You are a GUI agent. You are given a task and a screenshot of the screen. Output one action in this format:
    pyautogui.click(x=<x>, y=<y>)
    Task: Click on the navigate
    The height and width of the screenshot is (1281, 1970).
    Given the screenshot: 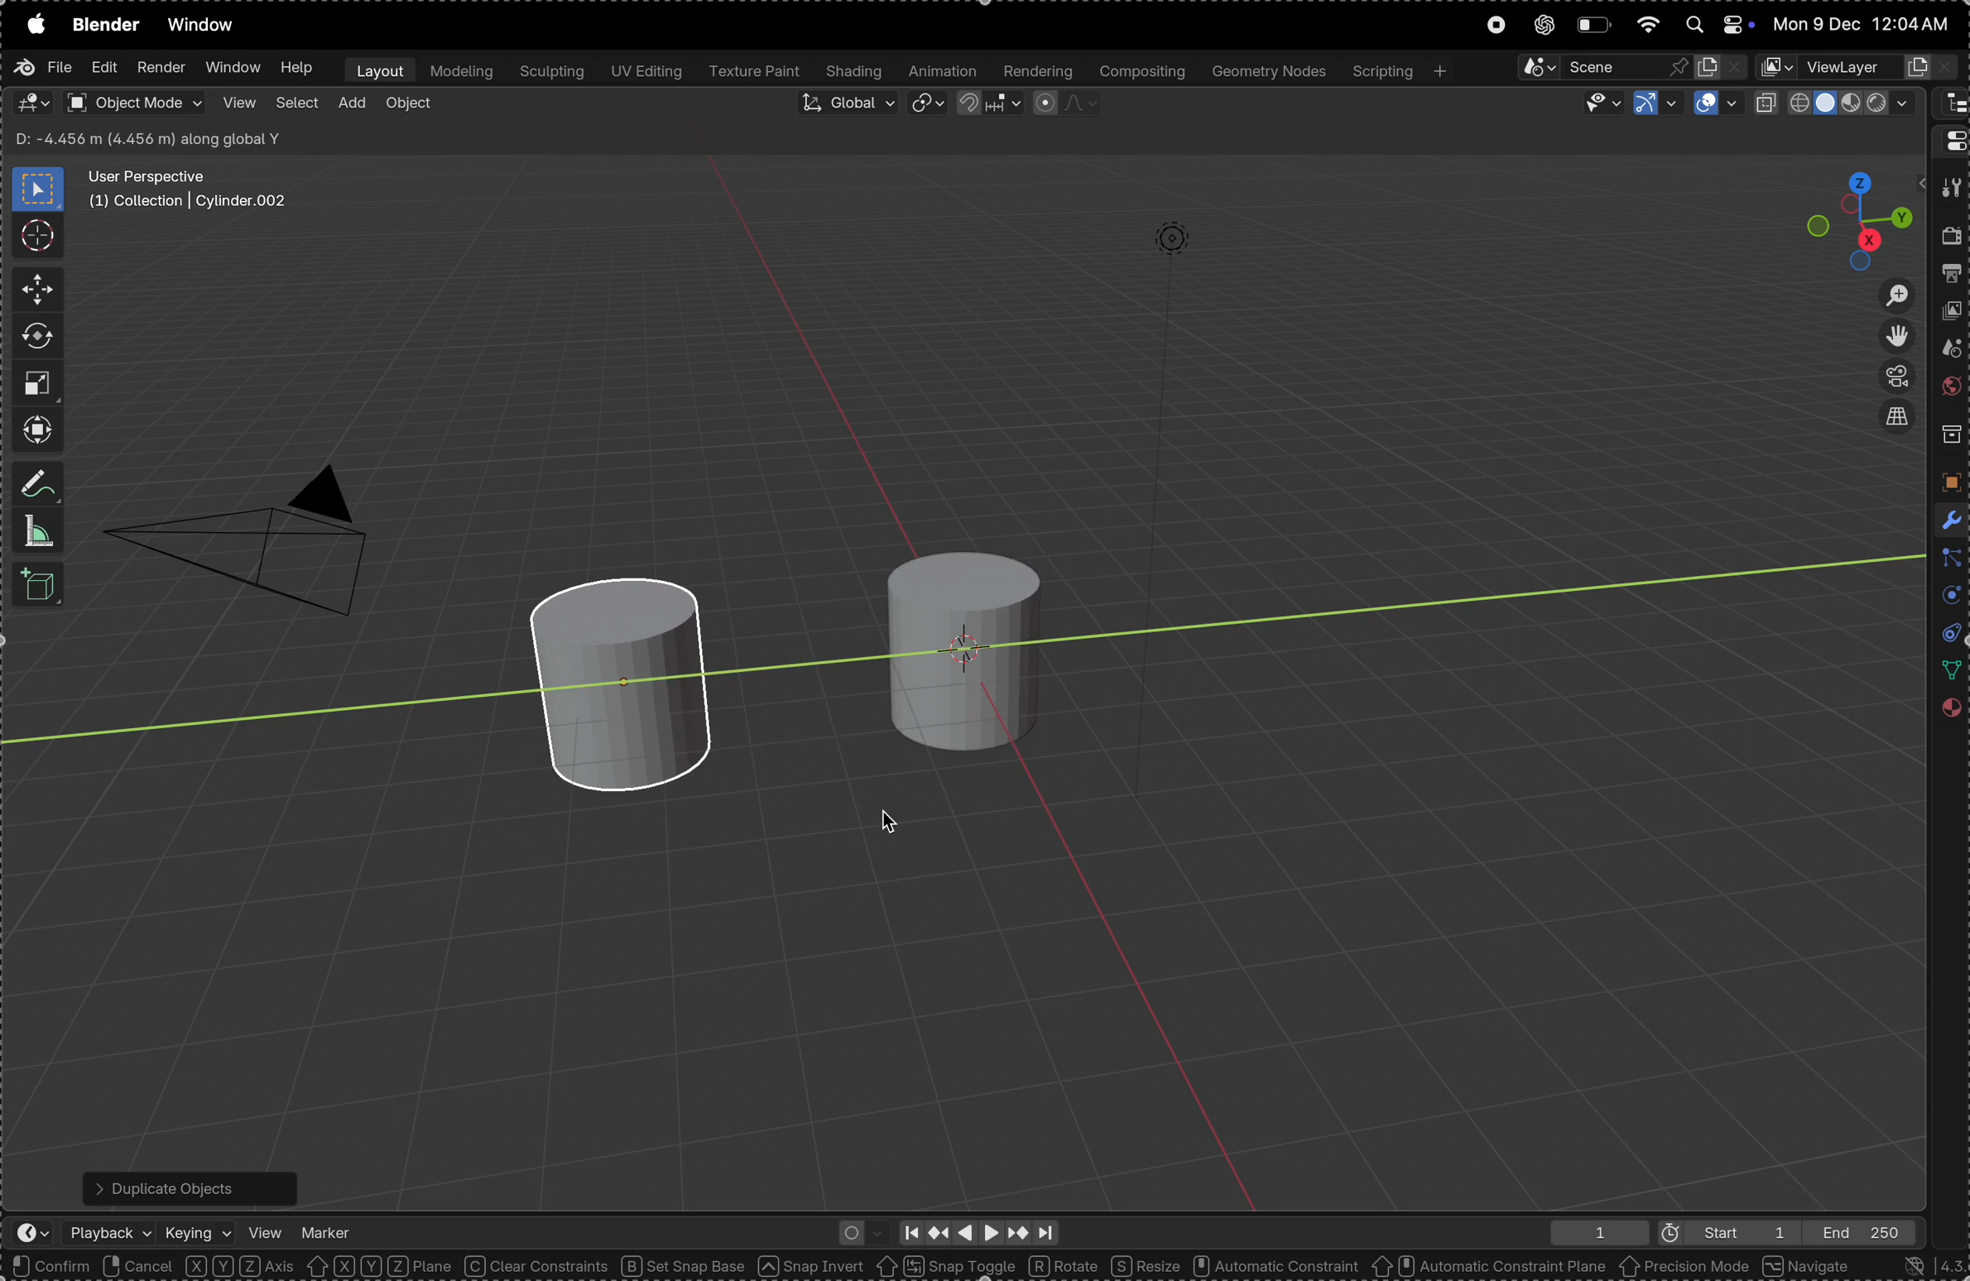 What is the action you would take?
    pyautogui.click(x=1809, y=1265)
    